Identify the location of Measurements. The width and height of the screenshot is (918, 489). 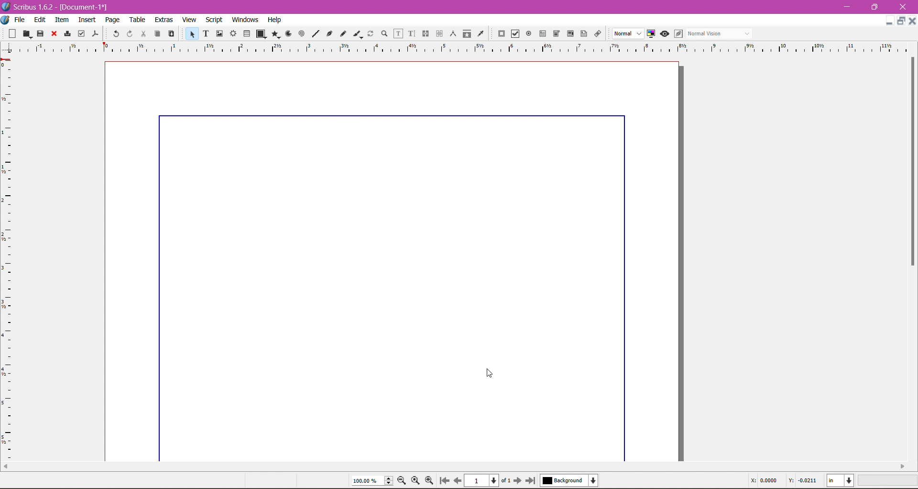
(452, 33).